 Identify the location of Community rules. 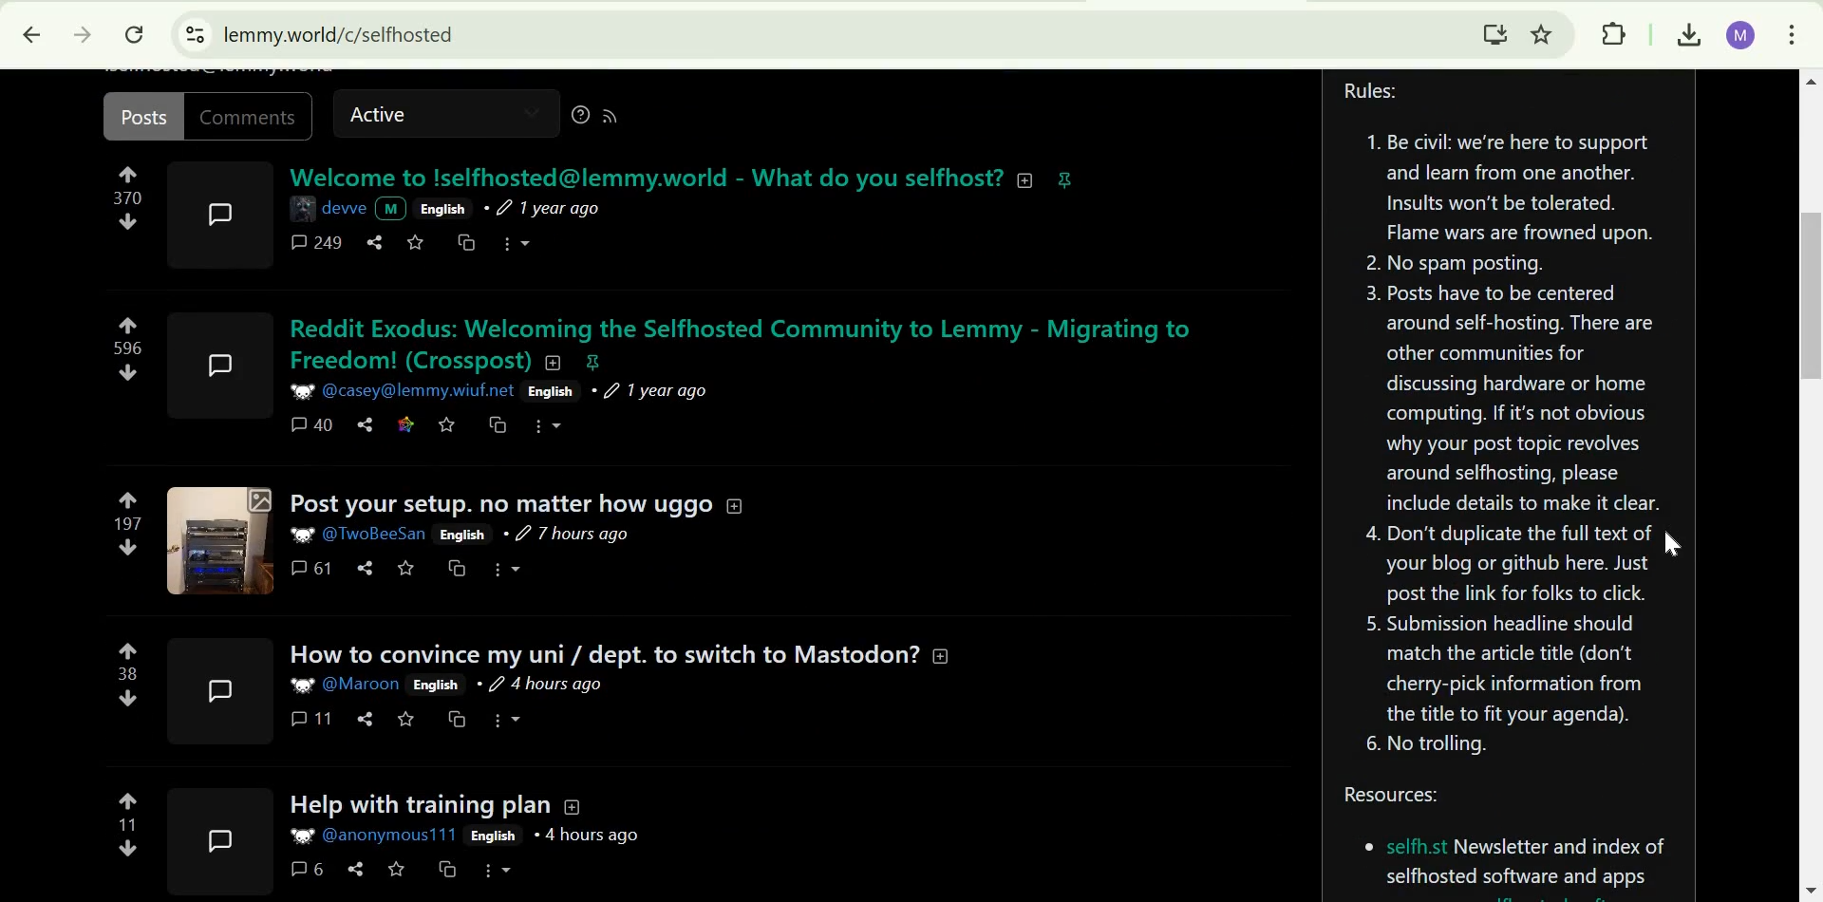
(1511, 424).